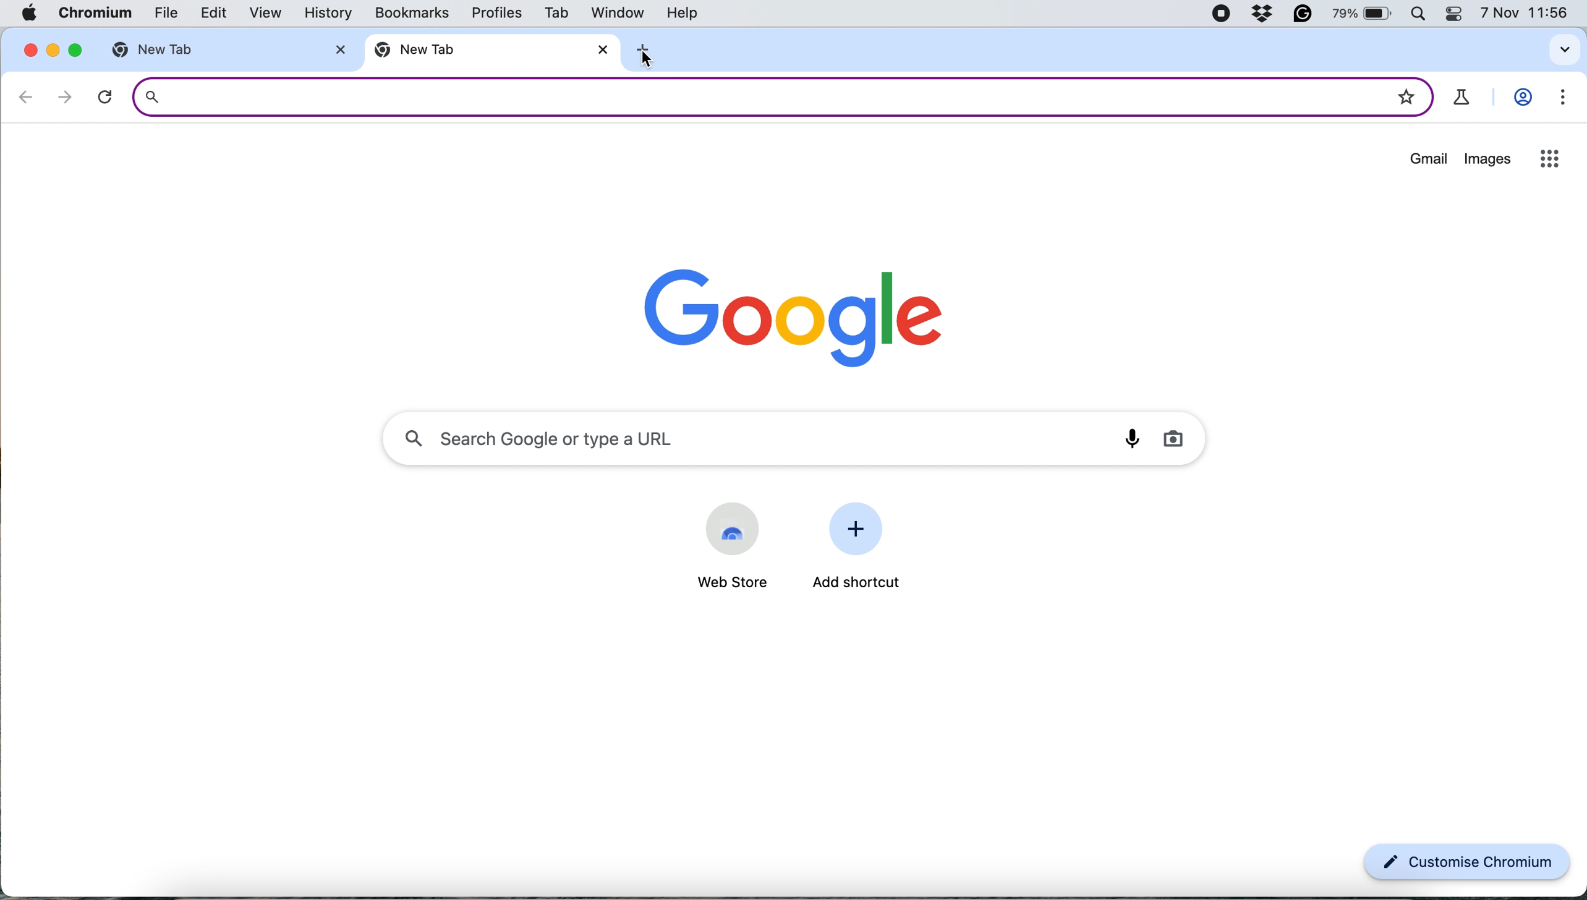  What do you see at coordinates (1458, 14) in the screenshot?
I see `control center` at bounding box center [1458, 14].